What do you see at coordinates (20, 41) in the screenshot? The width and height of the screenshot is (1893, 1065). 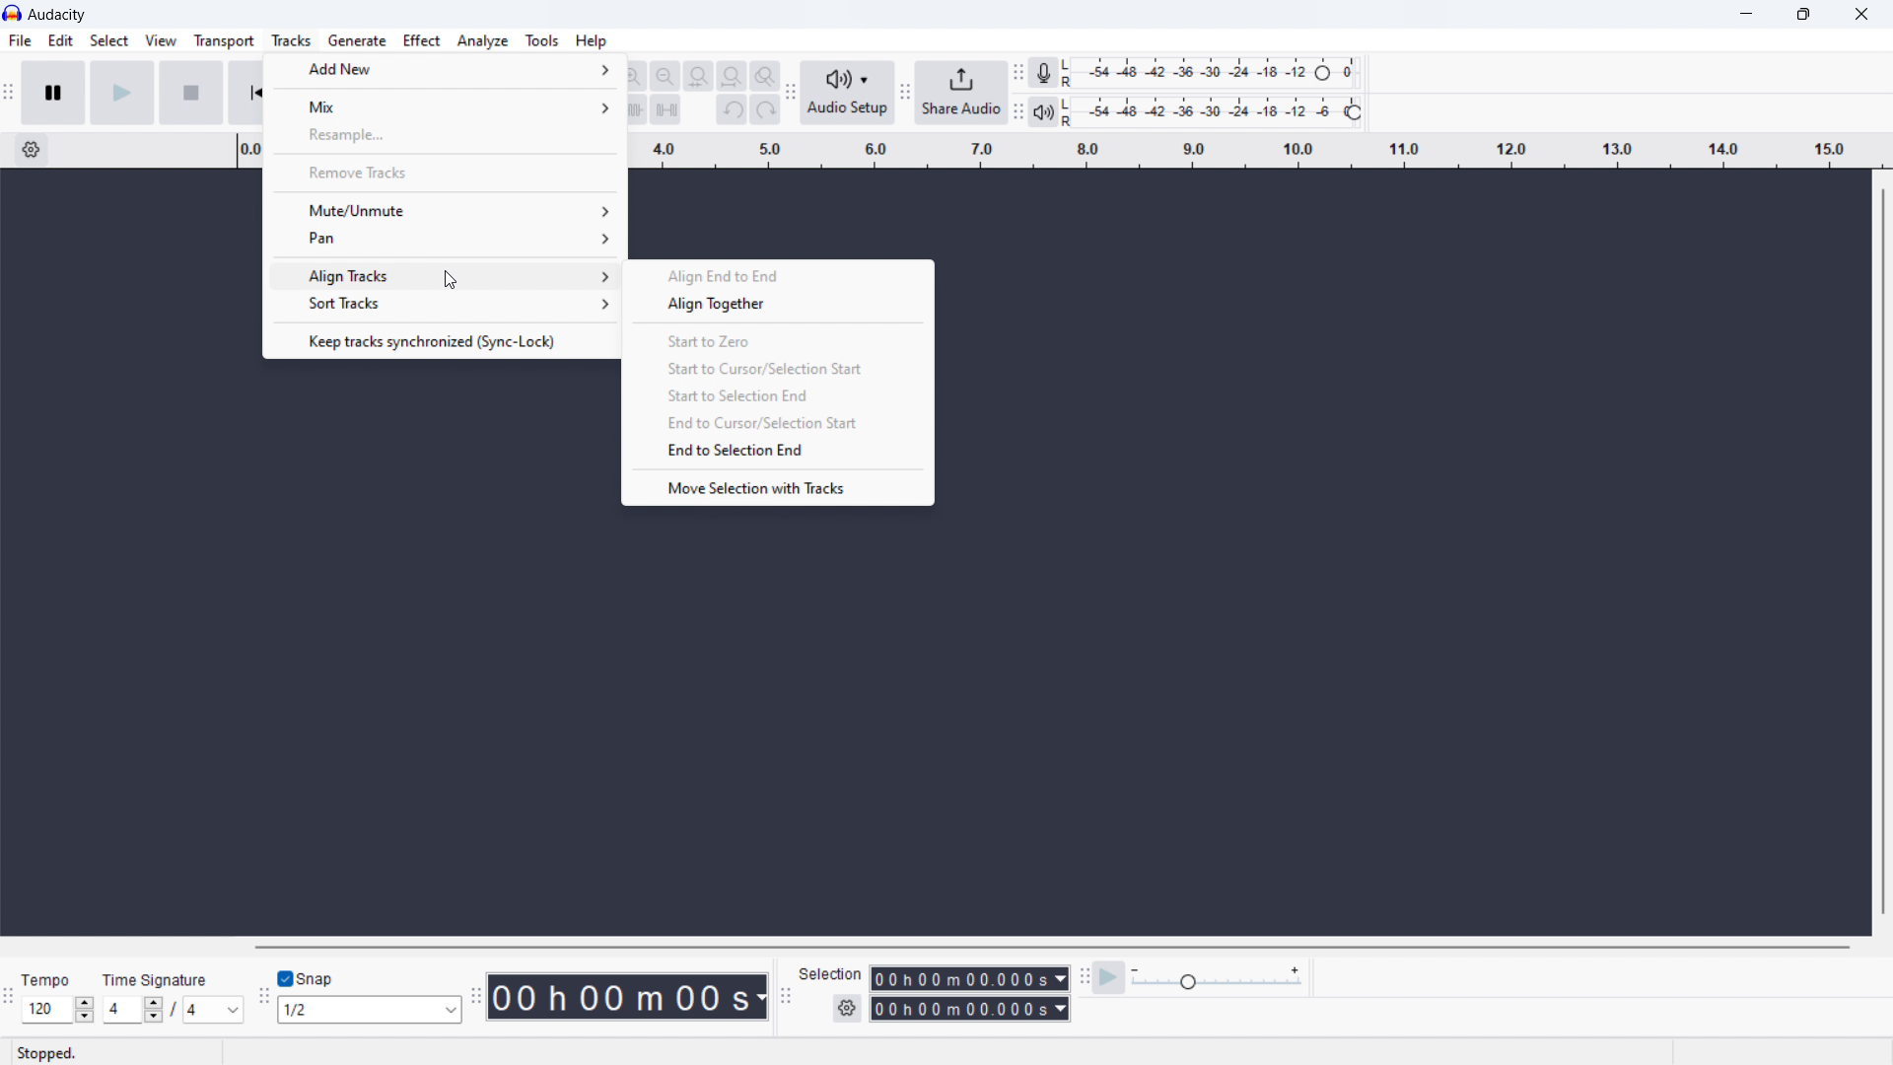 I see `file` at bounding box center [20, 41].